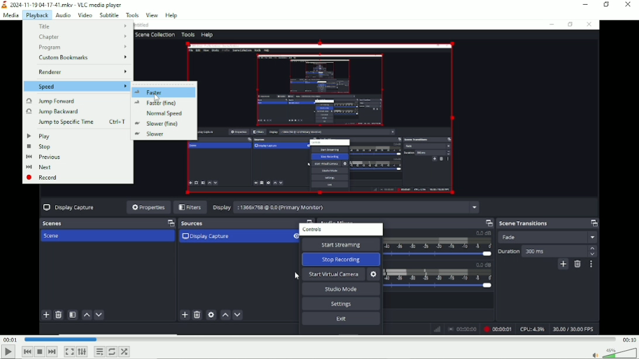 This screenshot has width=639, height=359. Describe the element at coordinates (11, 15) in the screenshot. I see `media` at that location.